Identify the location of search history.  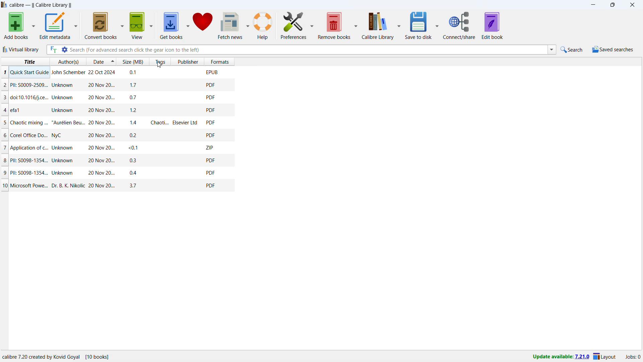
(552, 49).